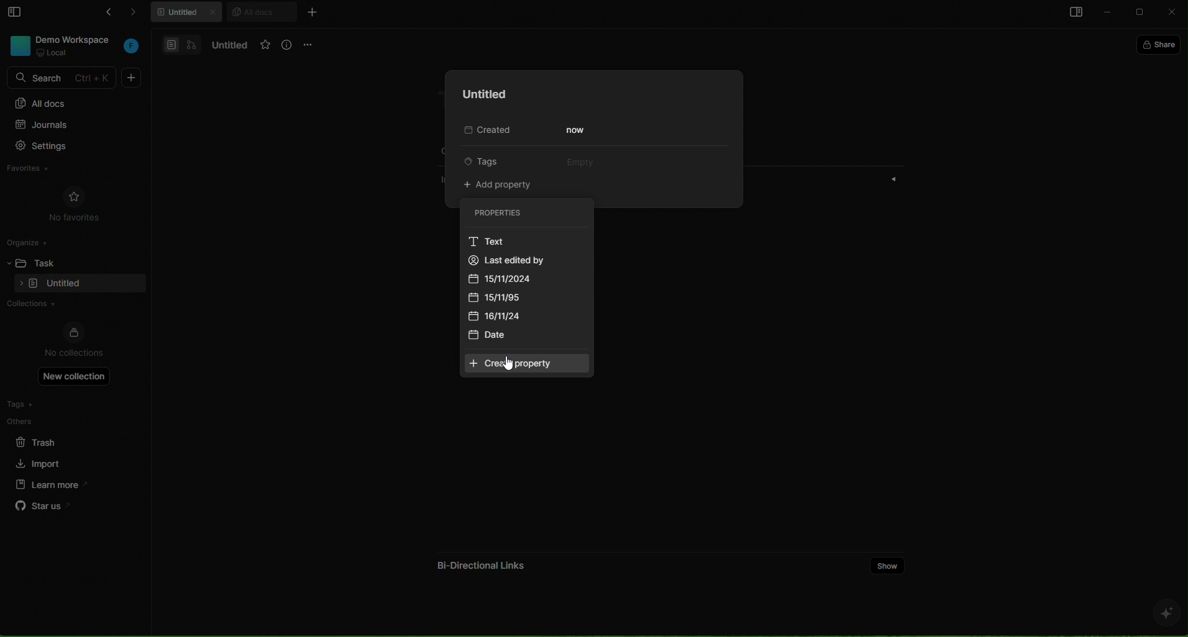  What do you see at coordinates (888, 564) in the screenshot?
I see `show` at bounding box center [888, 564].